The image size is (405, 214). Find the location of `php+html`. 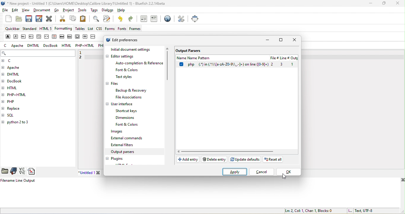

php+html is located at coordinates (85, 46).